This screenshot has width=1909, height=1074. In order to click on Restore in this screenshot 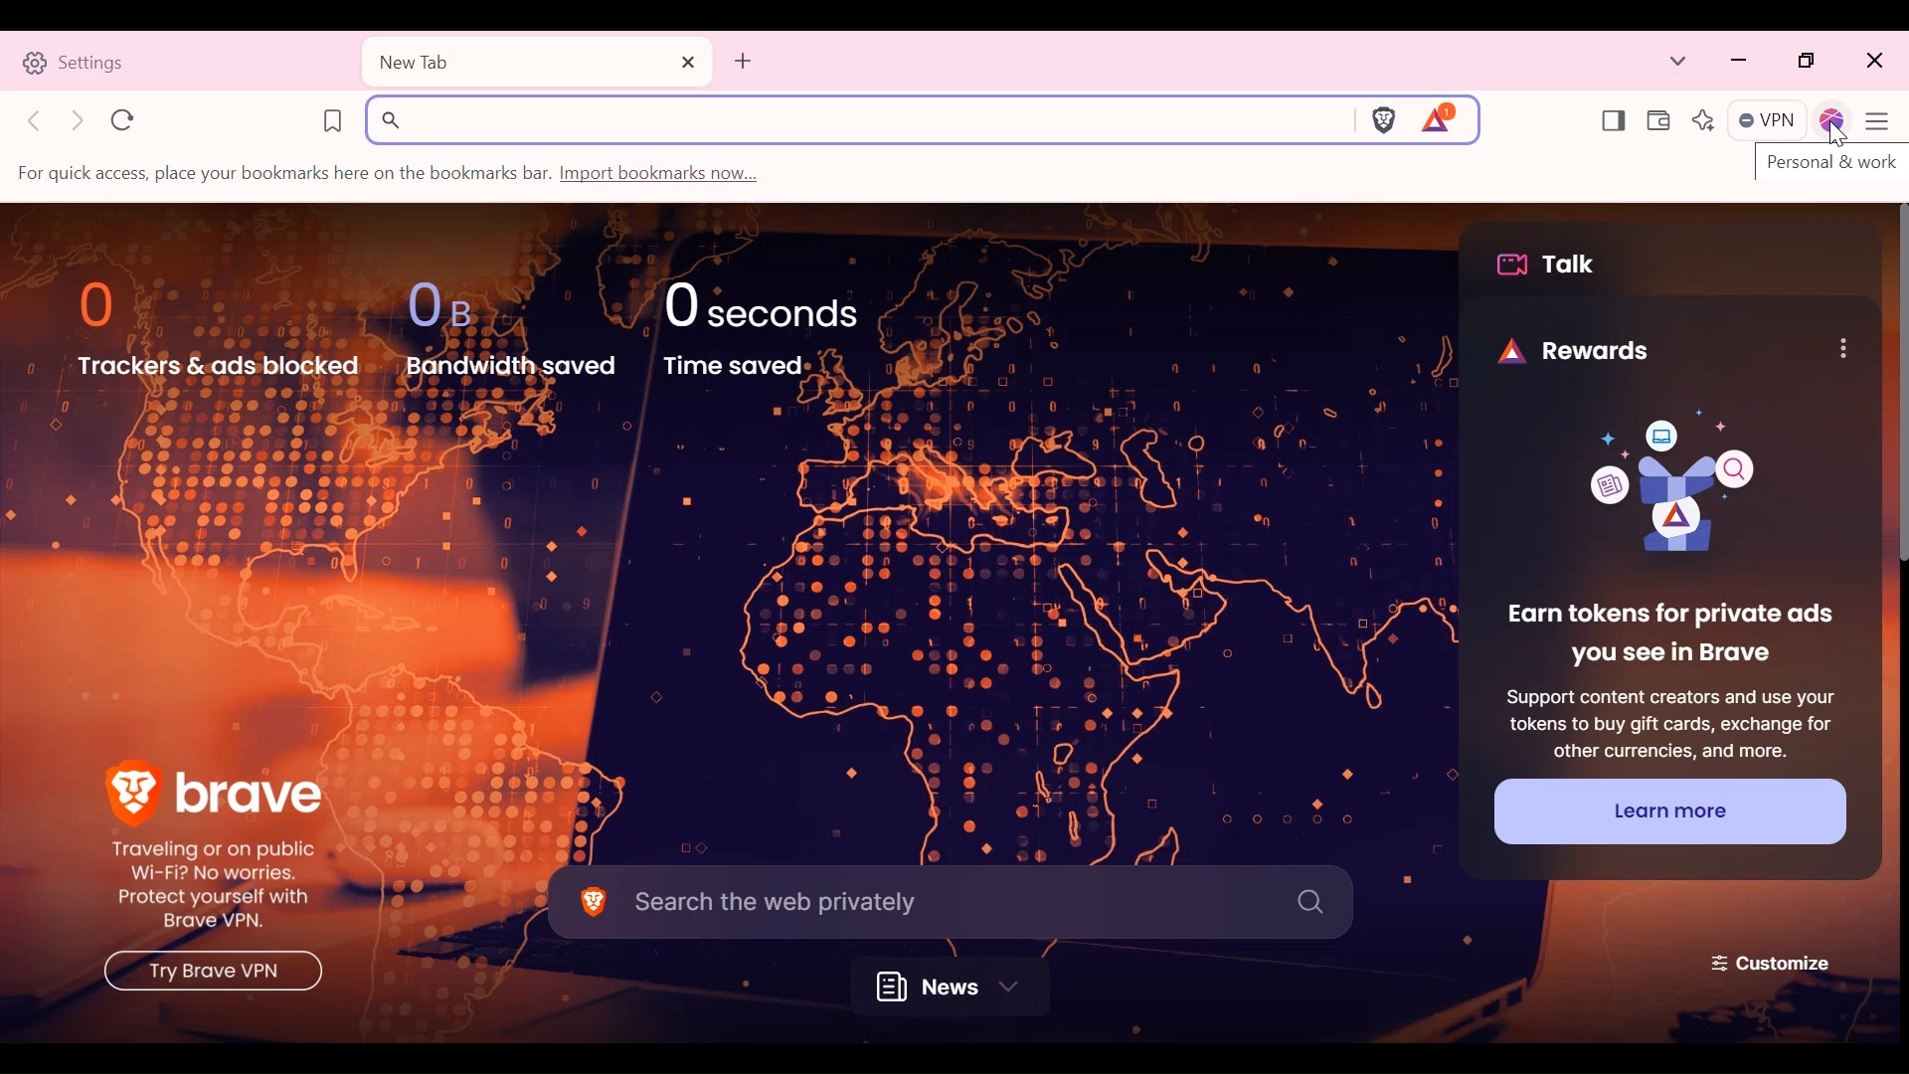, I will do `click(1809, 62)`.